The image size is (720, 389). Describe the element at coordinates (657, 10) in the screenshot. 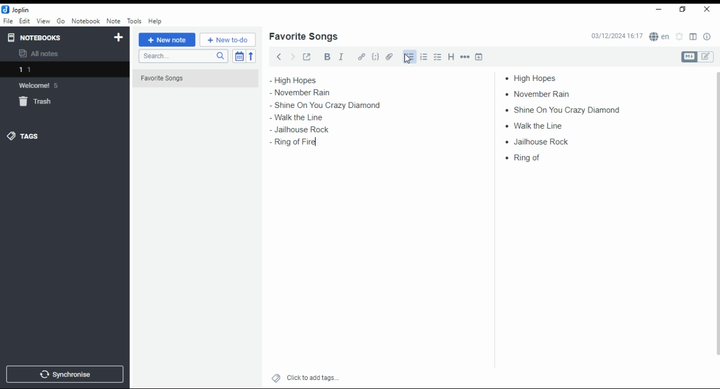

I see `minimize` at that location.